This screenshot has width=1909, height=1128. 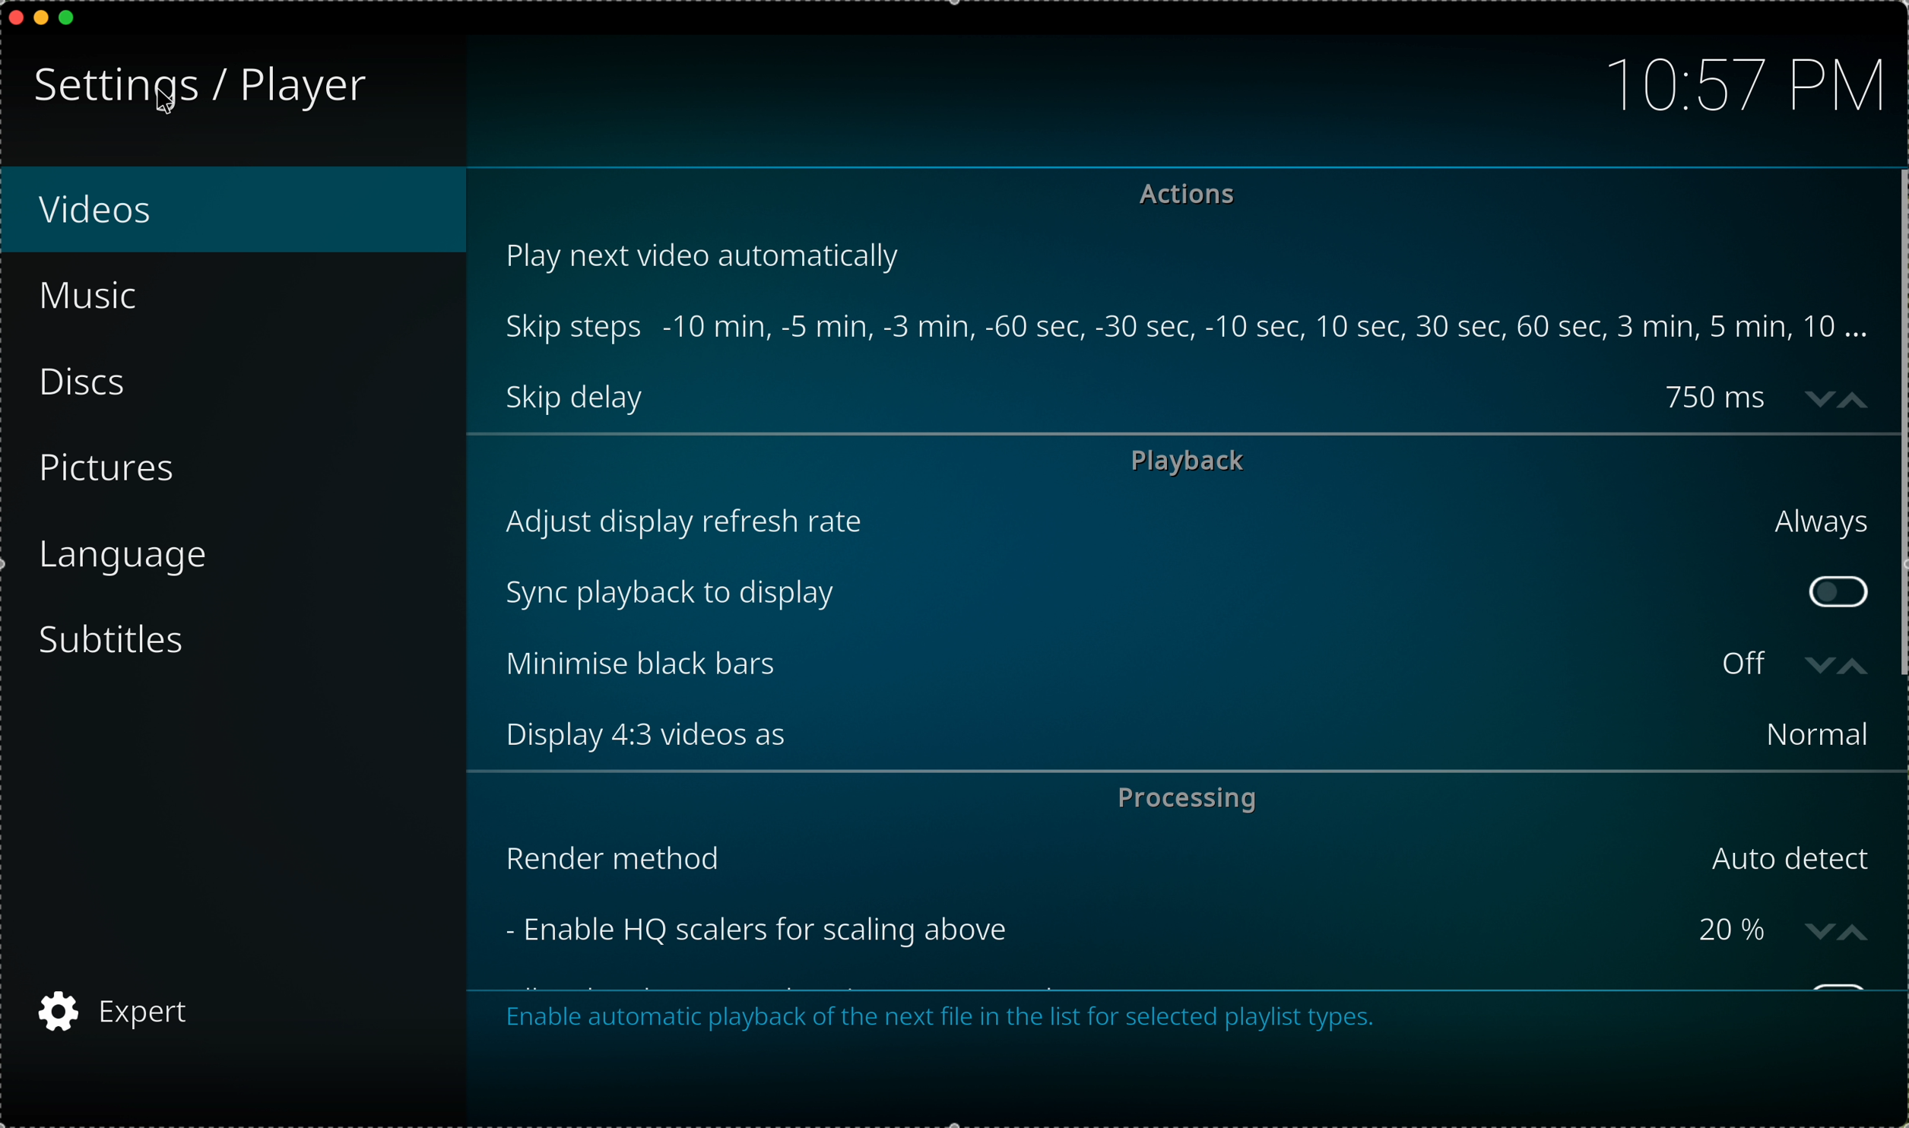 What do you see at coordinates (92, 384) in the screenshot?
I see `discs` at bounding box center [92, 384].